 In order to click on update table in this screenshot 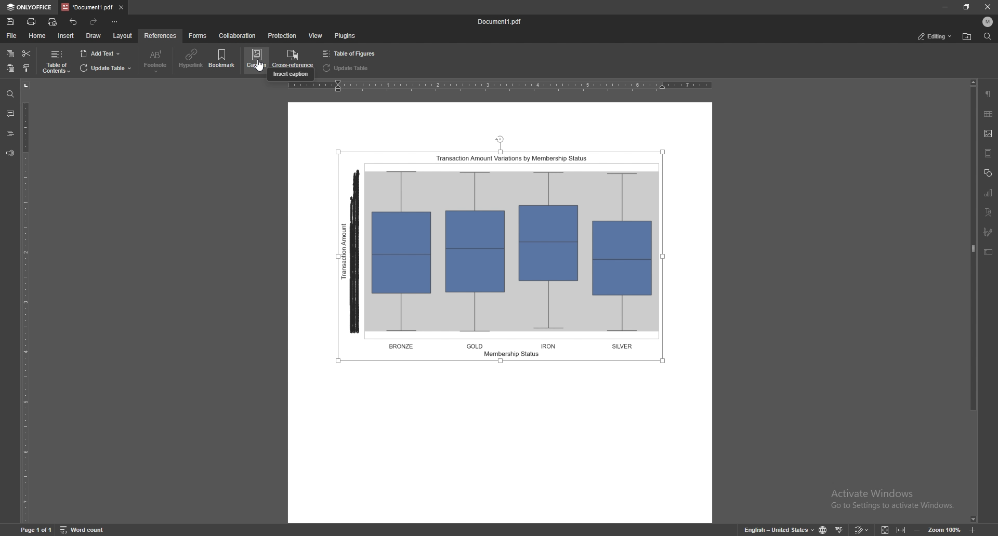, I will do `click(106, 69)`.